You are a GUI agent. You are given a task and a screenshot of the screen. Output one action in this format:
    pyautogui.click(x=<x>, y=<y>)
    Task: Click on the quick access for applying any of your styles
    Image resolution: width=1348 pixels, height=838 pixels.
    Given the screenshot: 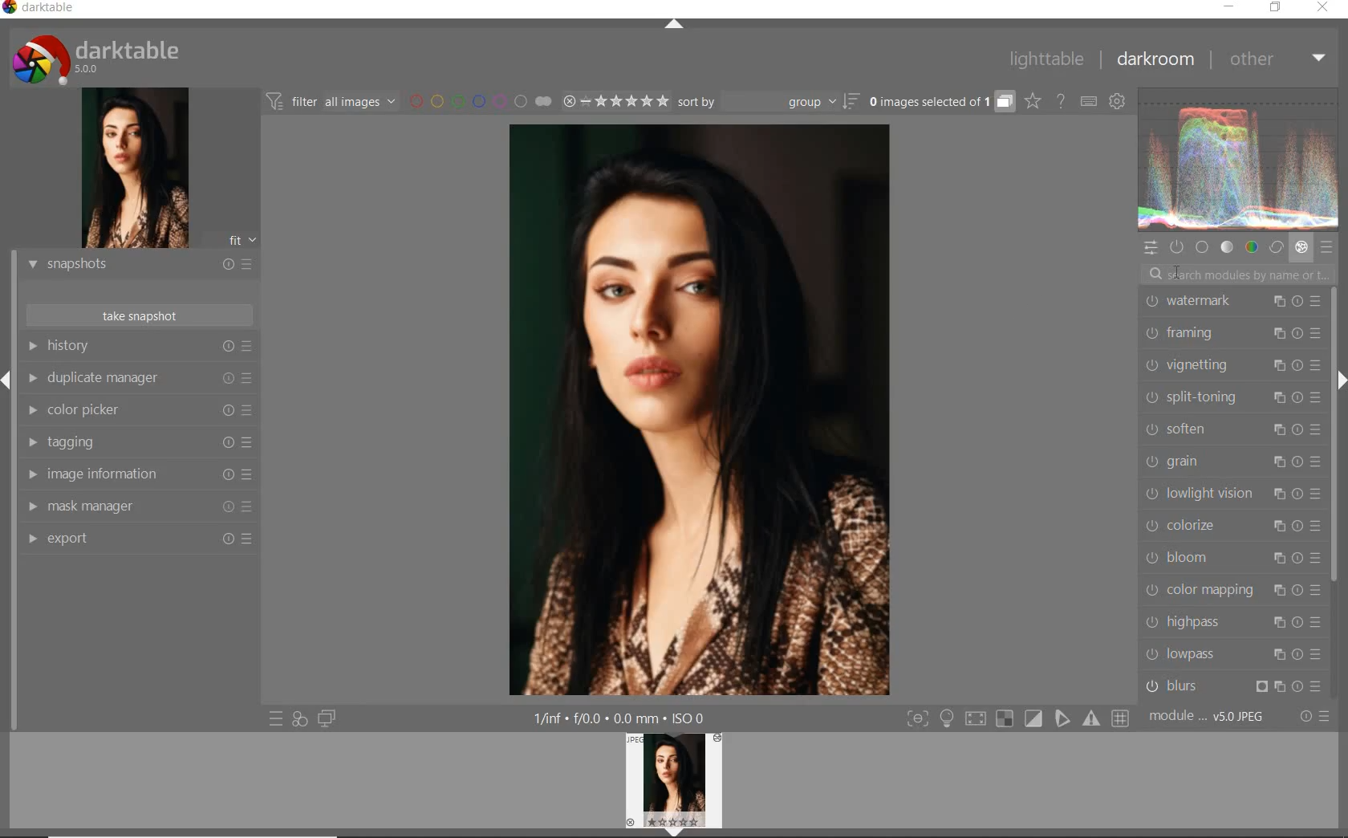 What is the action you would take?
    pyautogui.click(x=299, y=719)
    